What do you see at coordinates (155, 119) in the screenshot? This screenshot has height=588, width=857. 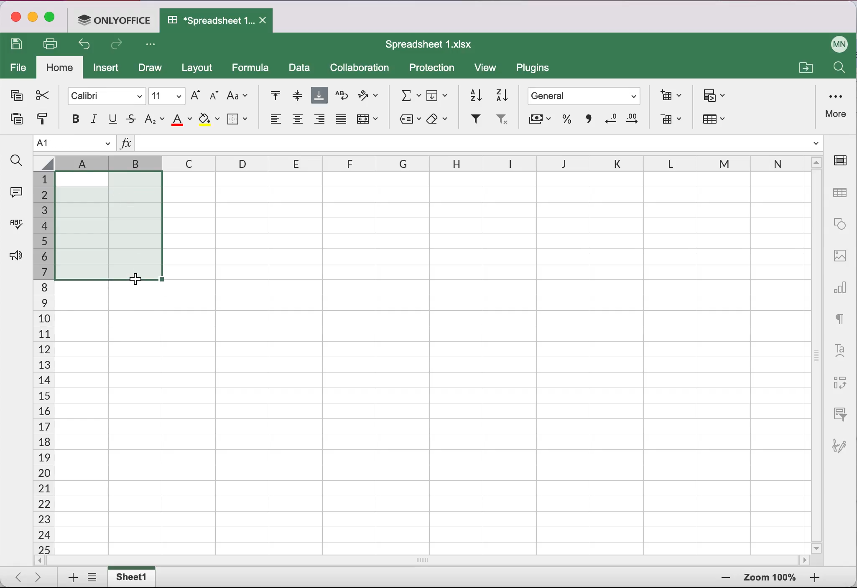 I see `subscript/superscript` at bounding box center [155, 119].